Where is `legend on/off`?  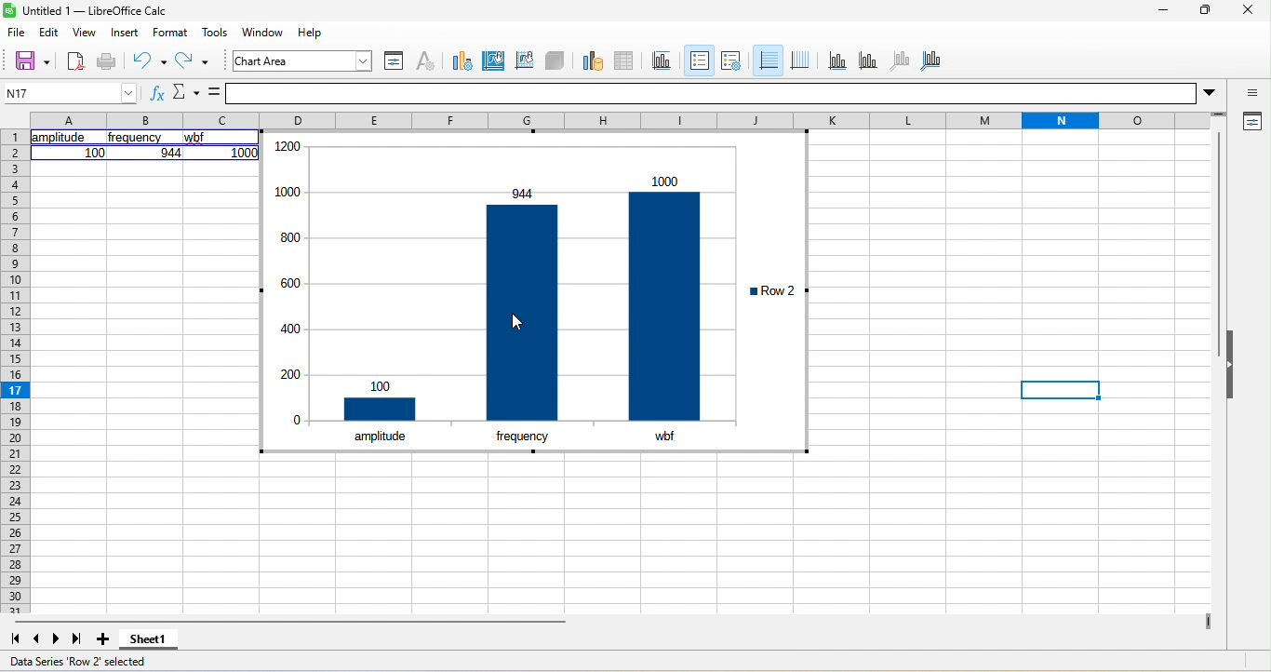
legend on/off is located at coordinates (698, 60).